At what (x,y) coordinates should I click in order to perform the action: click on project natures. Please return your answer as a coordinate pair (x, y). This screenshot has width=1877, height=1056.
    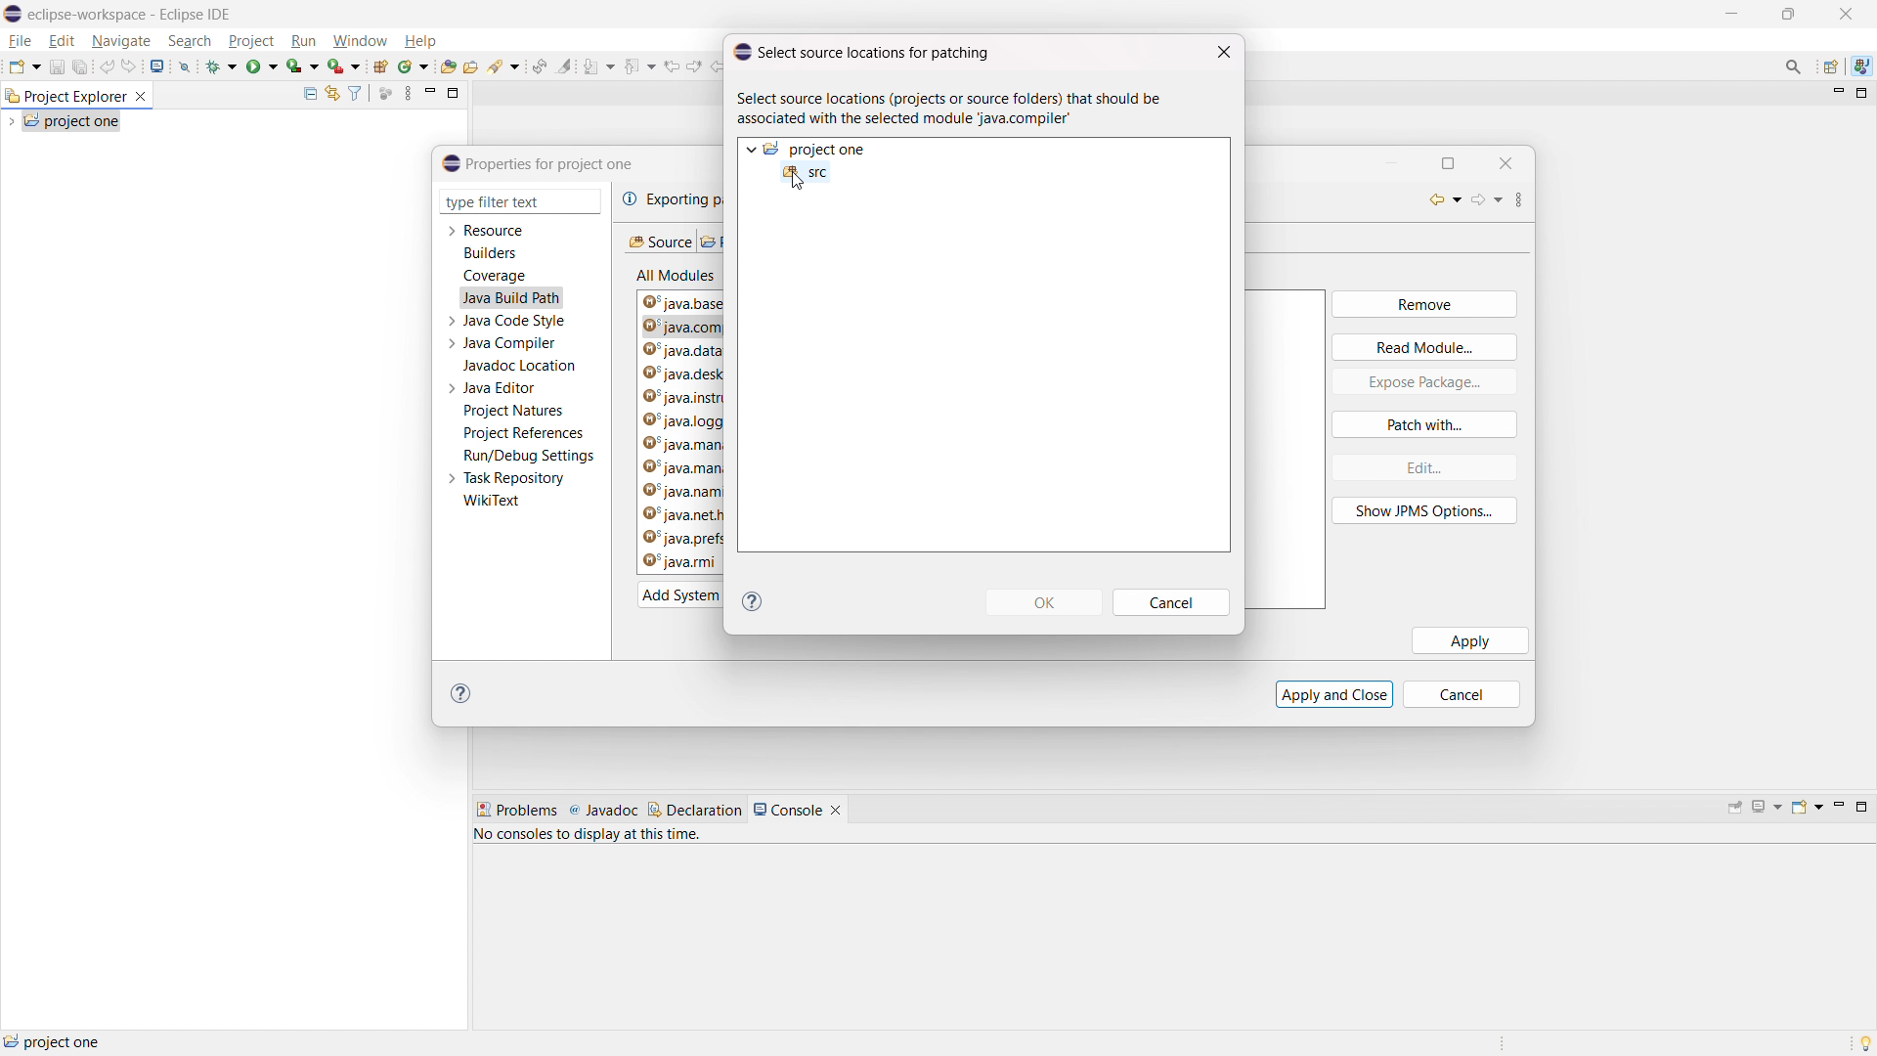
    Looking at the image, I should click on (514, 411).